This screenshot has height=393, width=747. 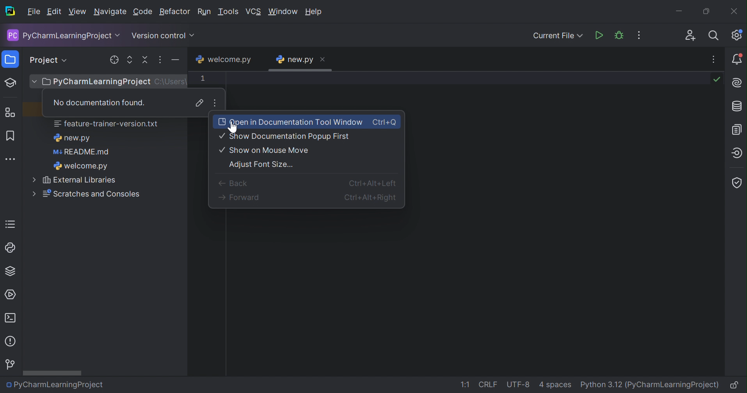 I want to click on Forward, so click(x=238, y=198).